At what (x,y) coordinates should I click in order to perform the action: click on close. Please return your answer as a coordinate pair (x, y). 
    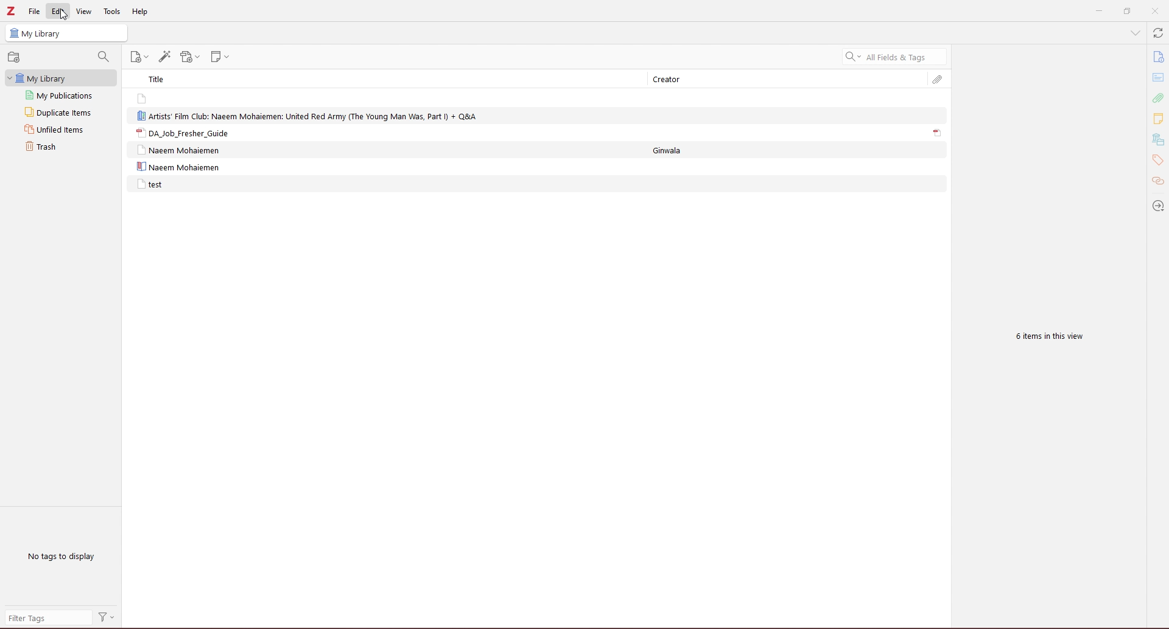
    Looking at the image, I should click on (1155, 11).